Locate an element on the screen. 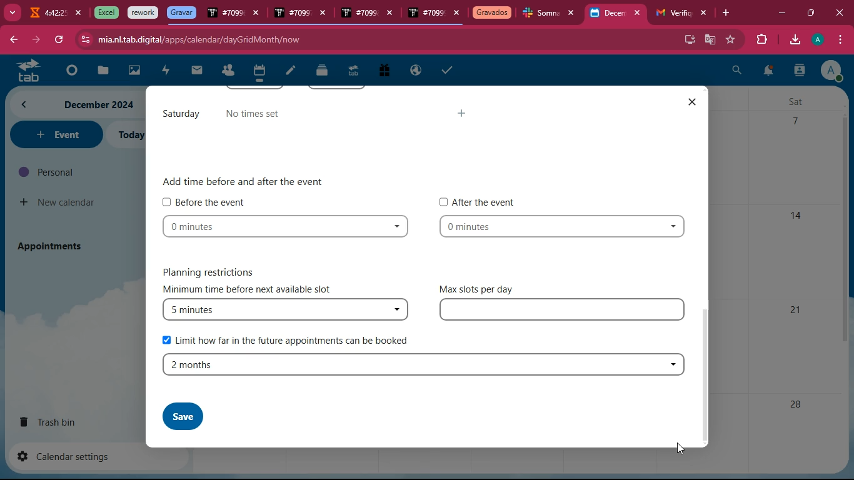  people is located at coordinates (228, 71).